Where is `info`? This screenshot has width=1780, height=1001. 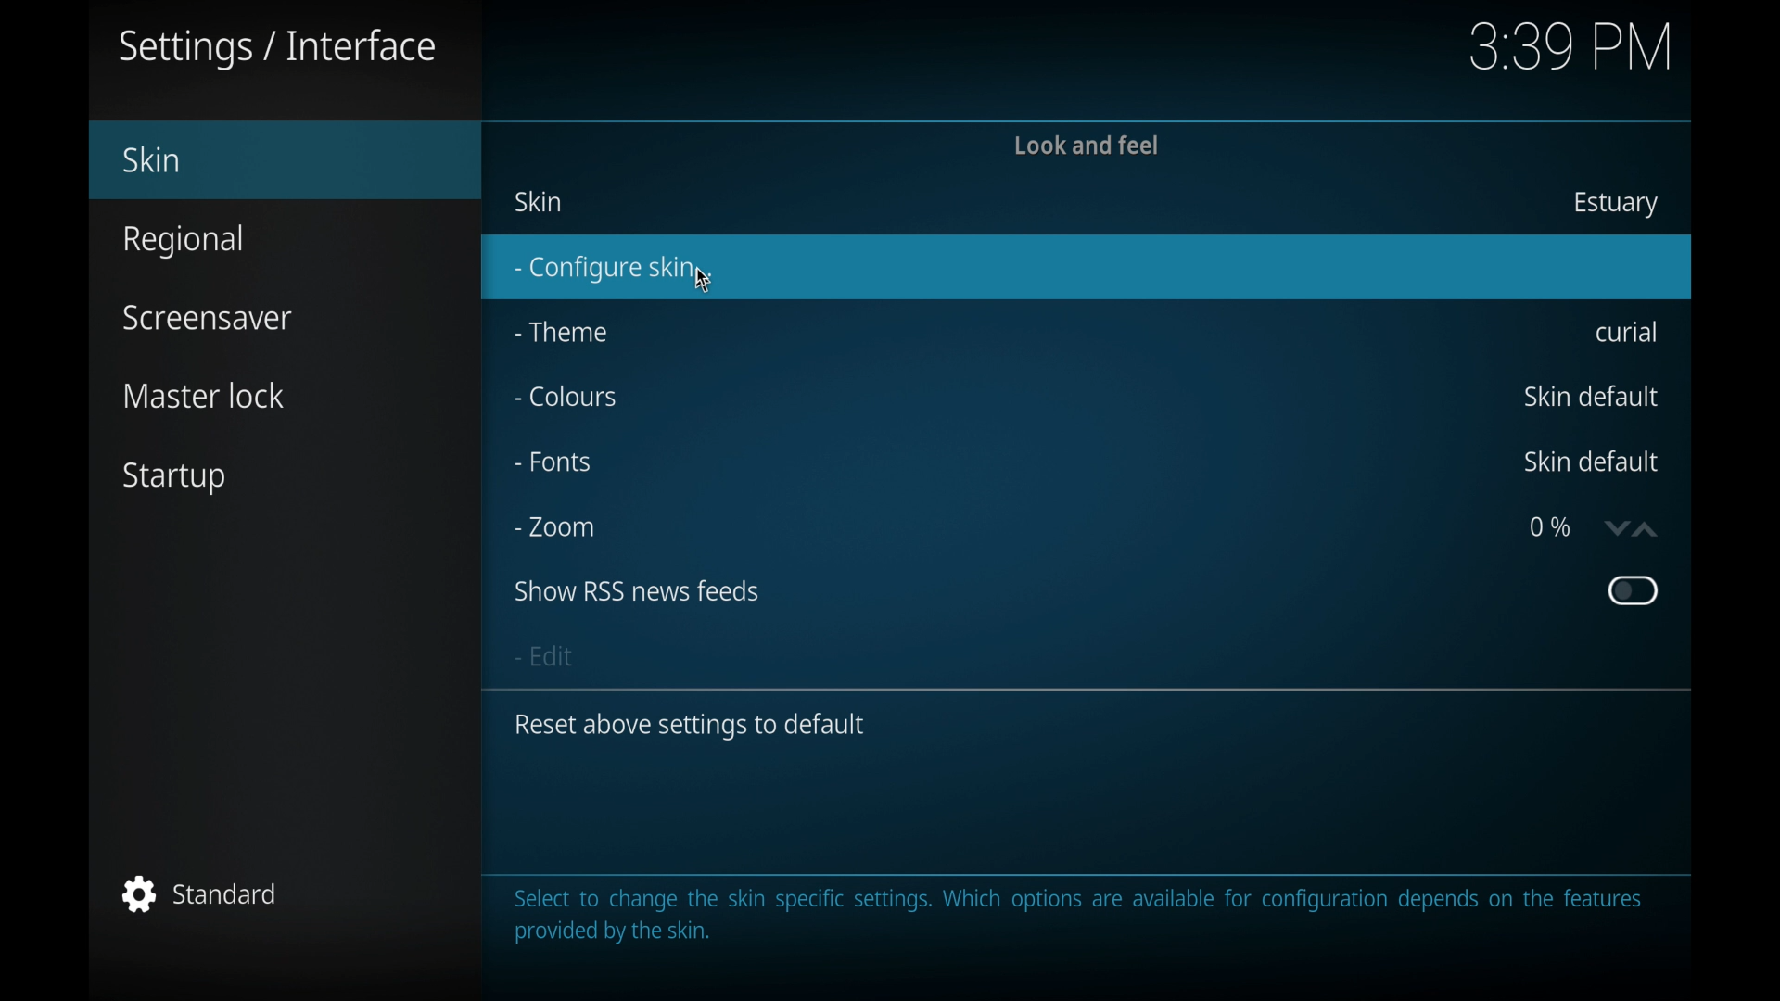
info is located at coordinates (1078, 917).